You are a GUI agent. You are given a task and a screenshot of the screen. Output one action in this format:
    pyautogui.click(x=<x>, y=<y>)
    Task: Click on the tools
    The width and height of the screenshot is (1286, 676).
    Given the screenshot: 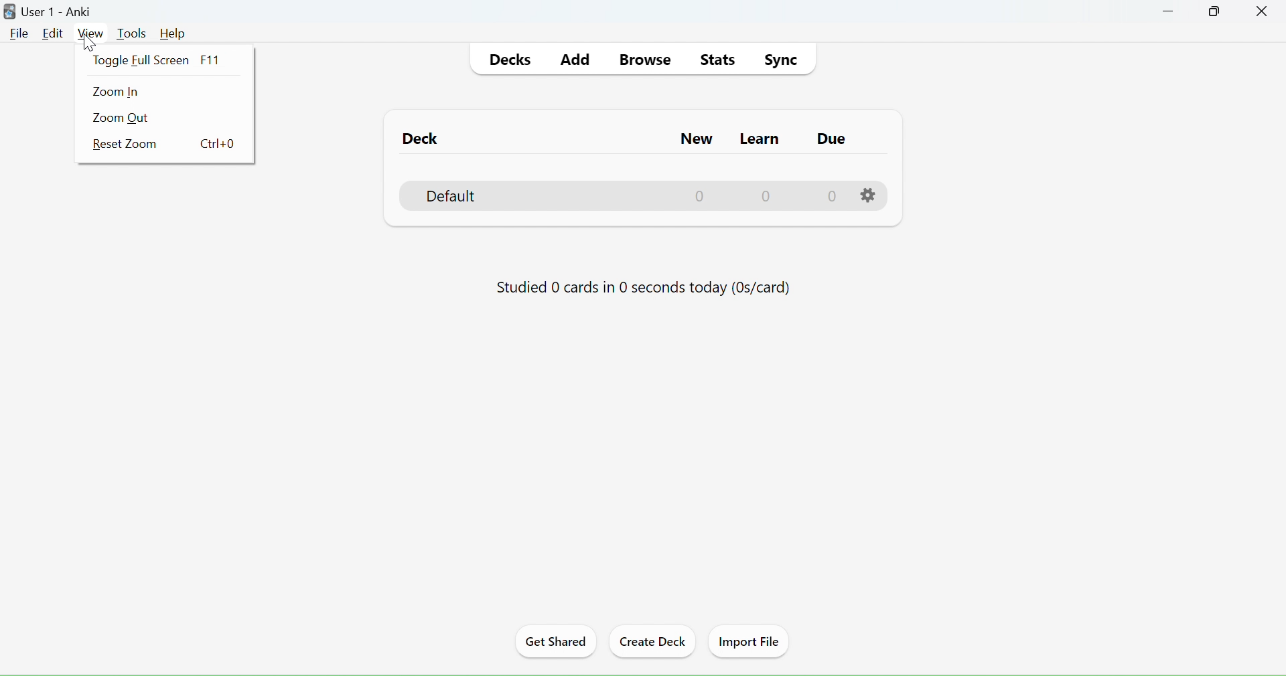 What is the action you would take?
    pyautogui.click(x=132, y=33)
    